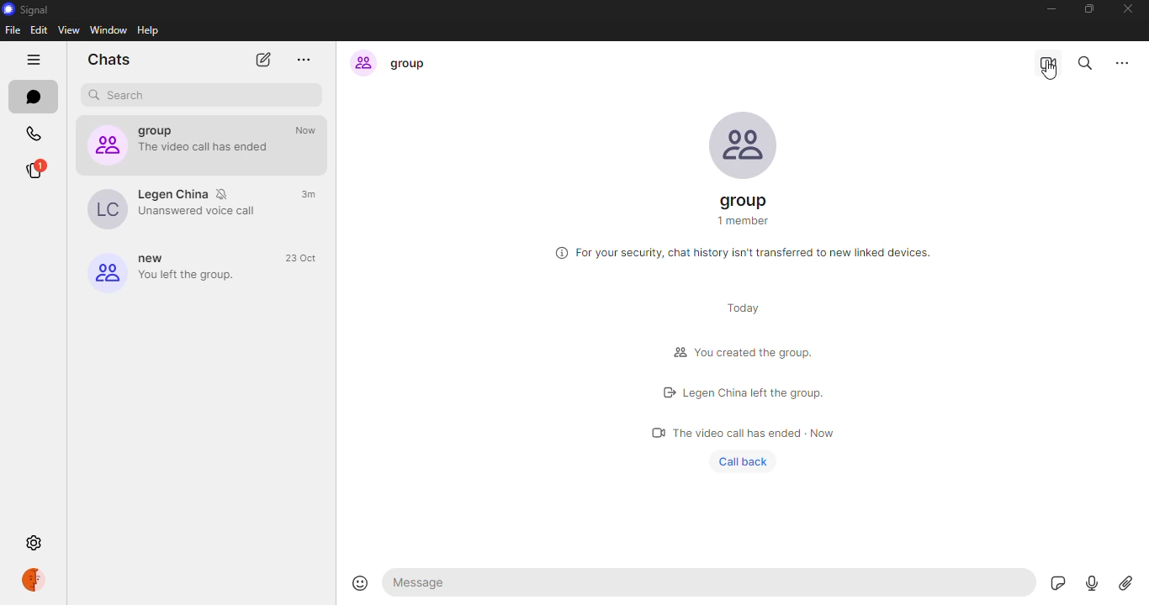  What do you see at coordinates (154, 259) in the screenshot?
I see `new` at bounding box center [154, 259].